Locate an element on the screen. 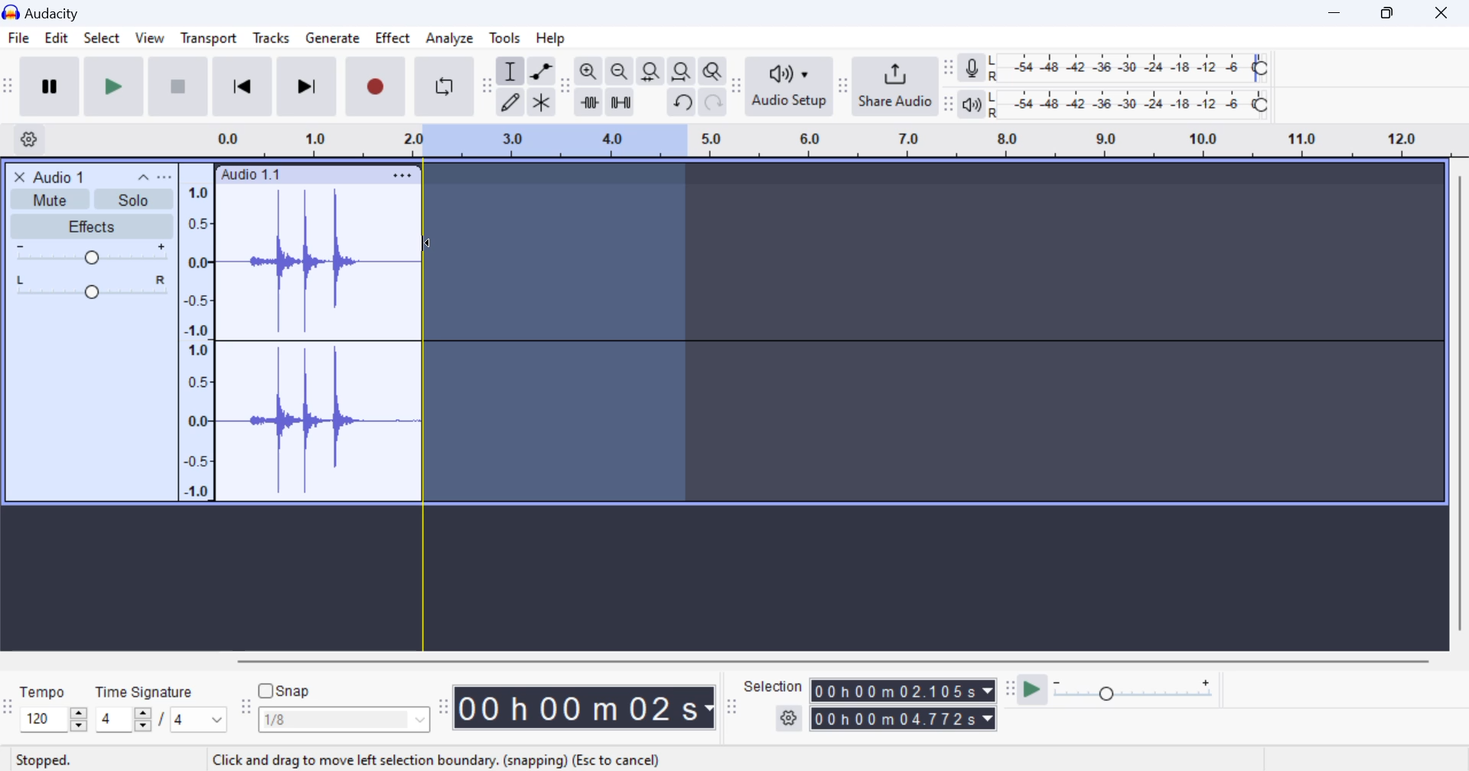 The image size is (1469, 771). Transport is located at coordinates (208, 41).